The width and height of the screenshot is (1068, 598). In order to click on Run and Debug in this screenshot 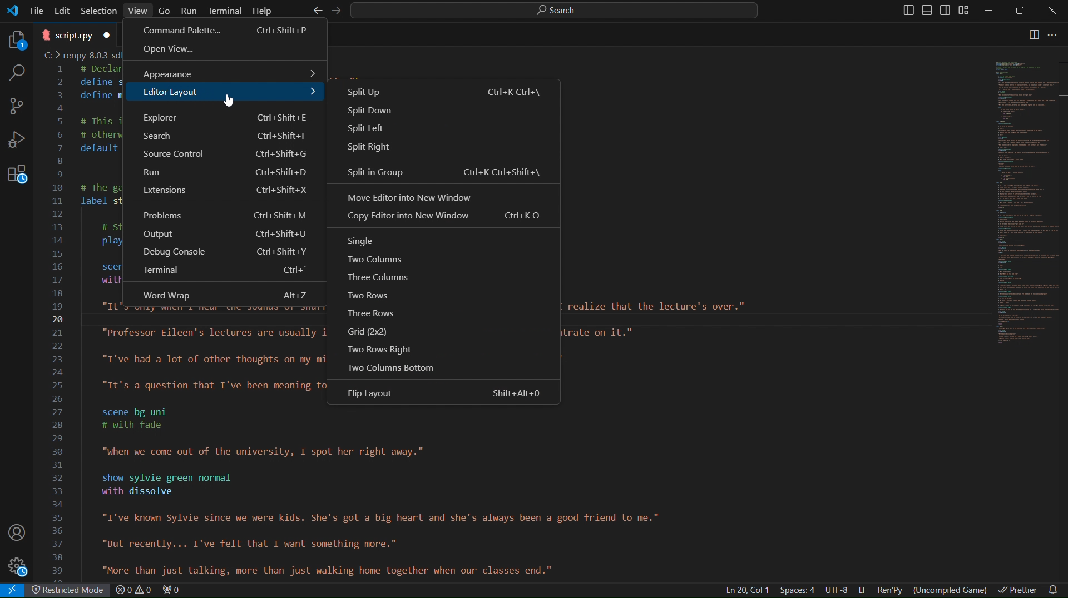, I will do `click(17, 143)`.